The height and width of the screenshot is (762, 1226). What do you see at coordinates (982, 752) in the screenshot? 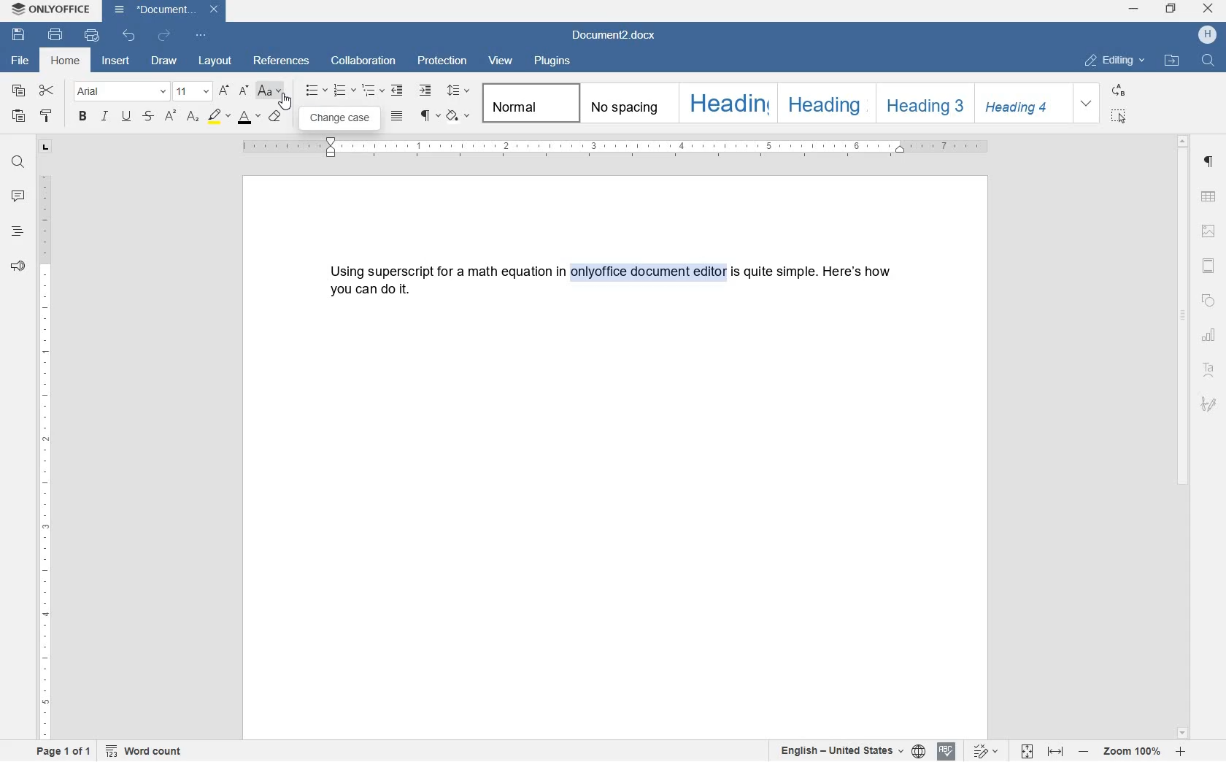
I see `track changes` at bounding box center [982, 752].